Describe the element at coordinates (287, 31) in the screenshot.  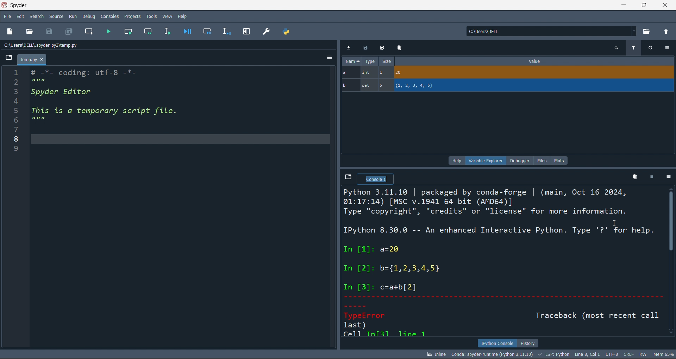
I see `python path manager` at that location.